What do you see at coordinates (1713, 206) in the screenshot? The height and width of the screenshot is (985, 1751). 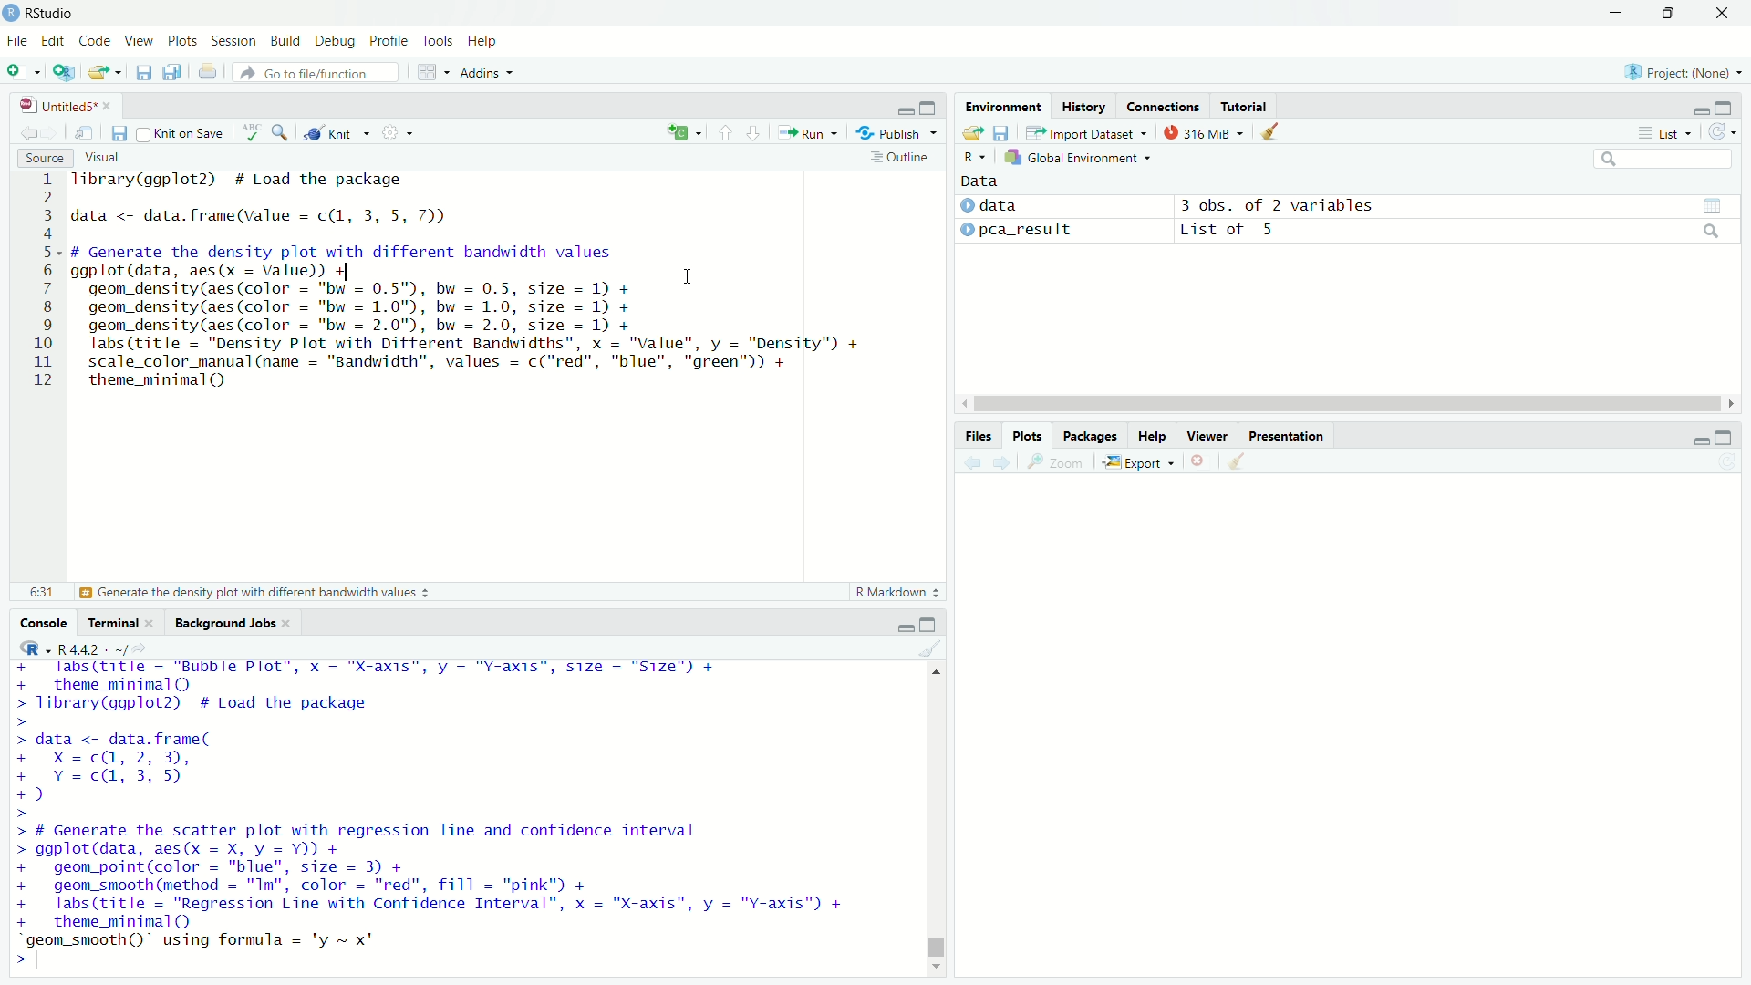 I see `grid view` at bounding box center [1713, 206].